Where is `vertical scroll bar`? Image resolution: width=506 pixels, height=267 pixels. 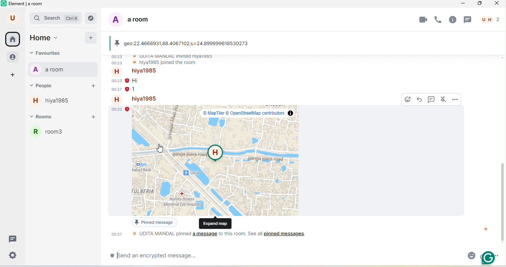 vertical scroll bar is located at coordinates (501, 199).